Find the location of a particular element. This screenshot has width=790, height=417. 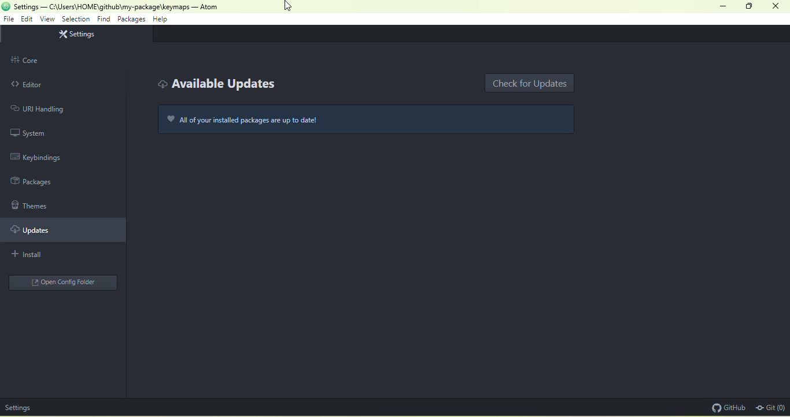

open config folder is located at coordinates (61, 282).